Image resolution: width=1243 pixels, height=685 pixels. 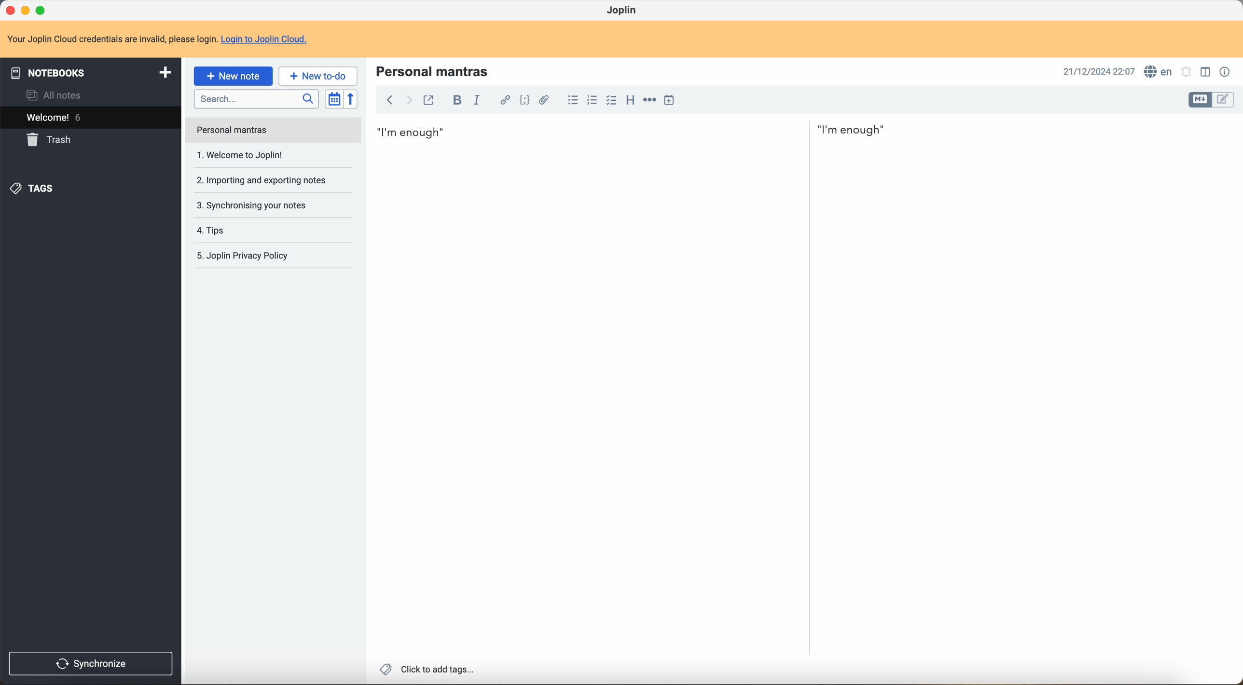 What do you see at coordinates (52, 95) in the screenshot?
I see `all notes` at bounding box center [52, 95].